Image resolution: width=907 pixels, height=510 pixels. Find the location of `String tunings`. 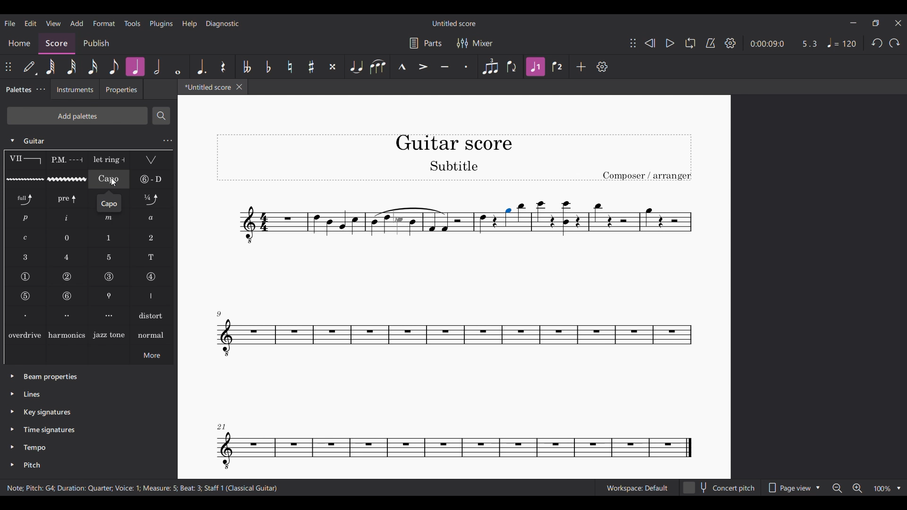

String tunings is located at coordinates (152, 179).